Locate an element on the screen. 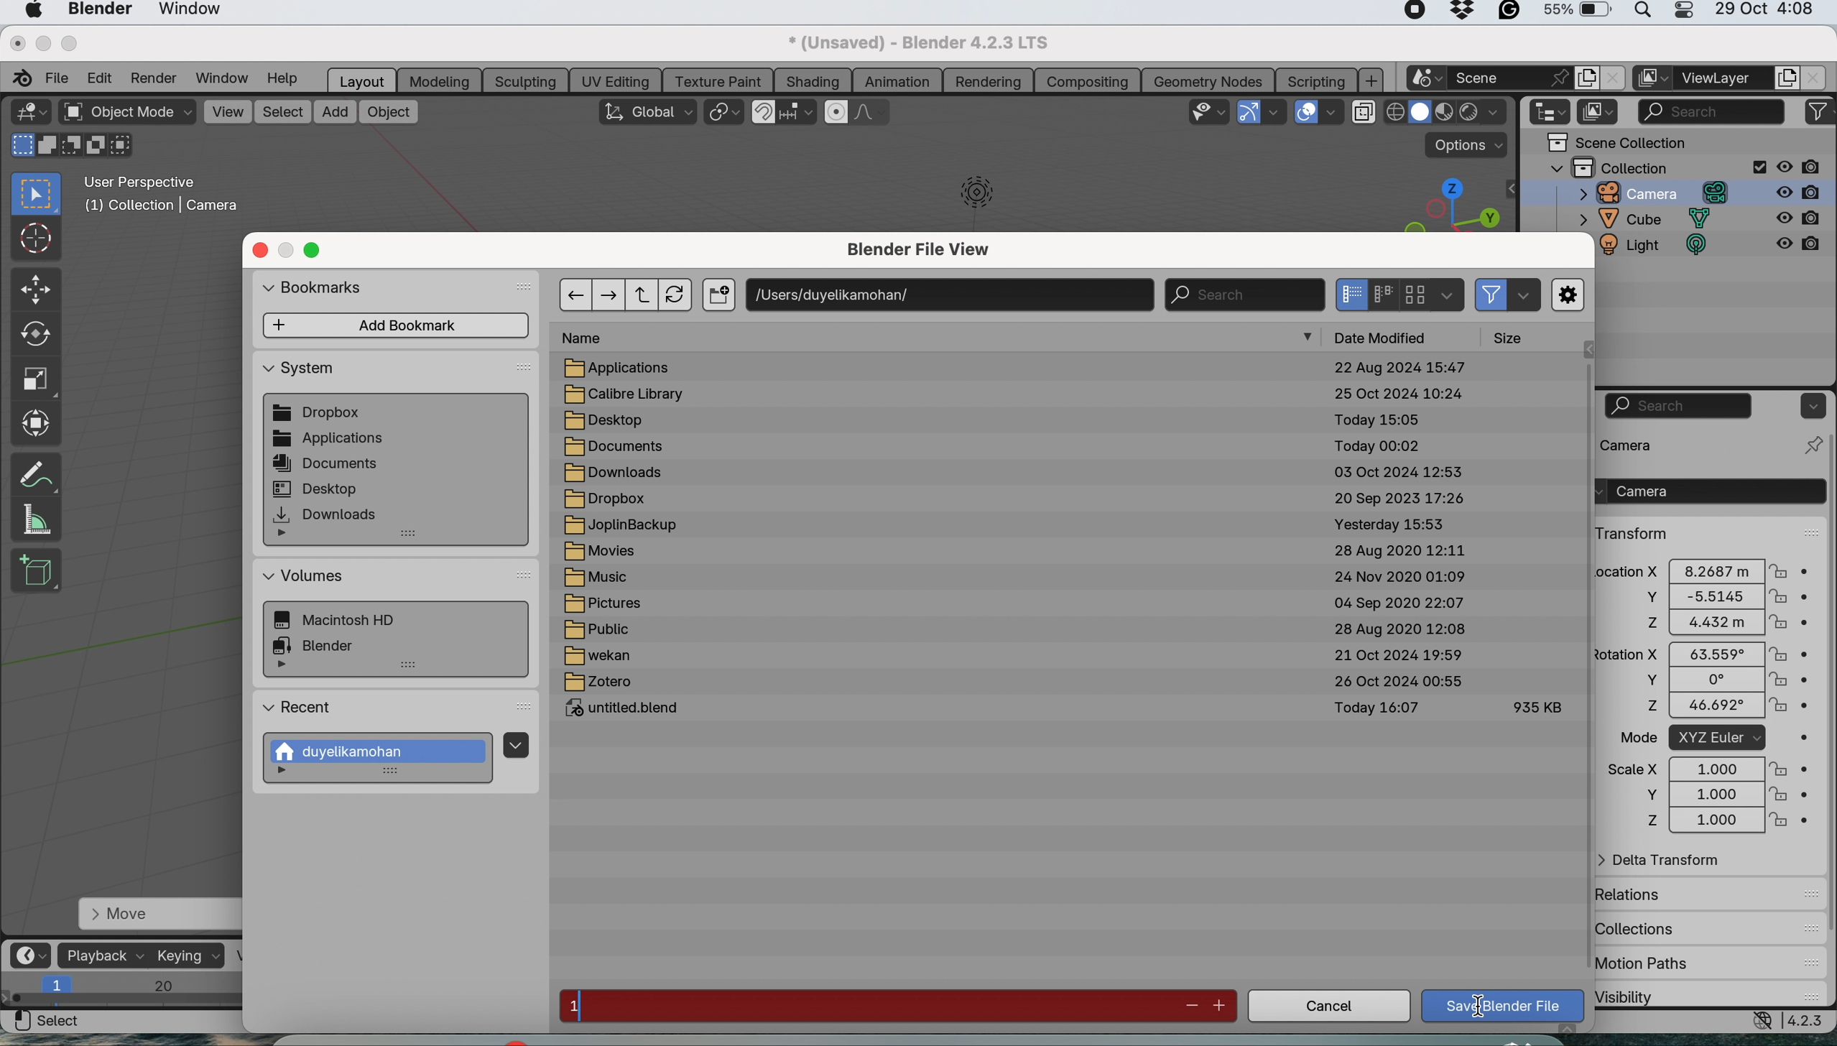 This screenshot has width=1837, height=1046. more is located at coordinates (289, 536).